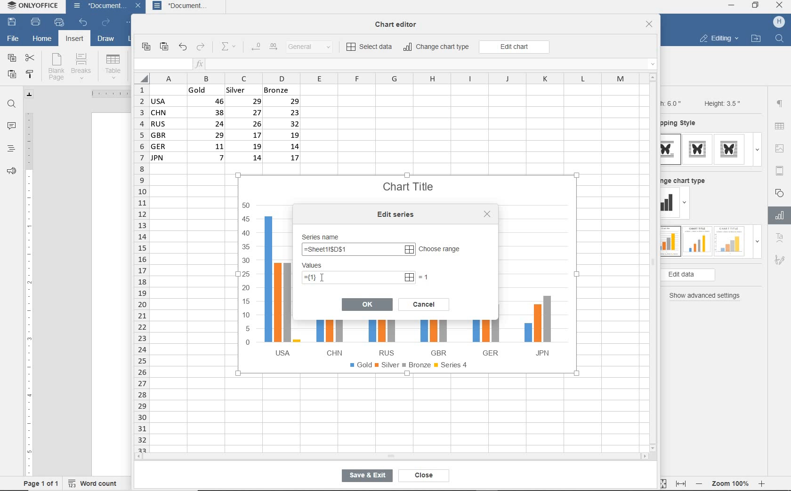 The height and width of the screenshot is (491, 791). I want to click on Chart Title, so click(409, 182).